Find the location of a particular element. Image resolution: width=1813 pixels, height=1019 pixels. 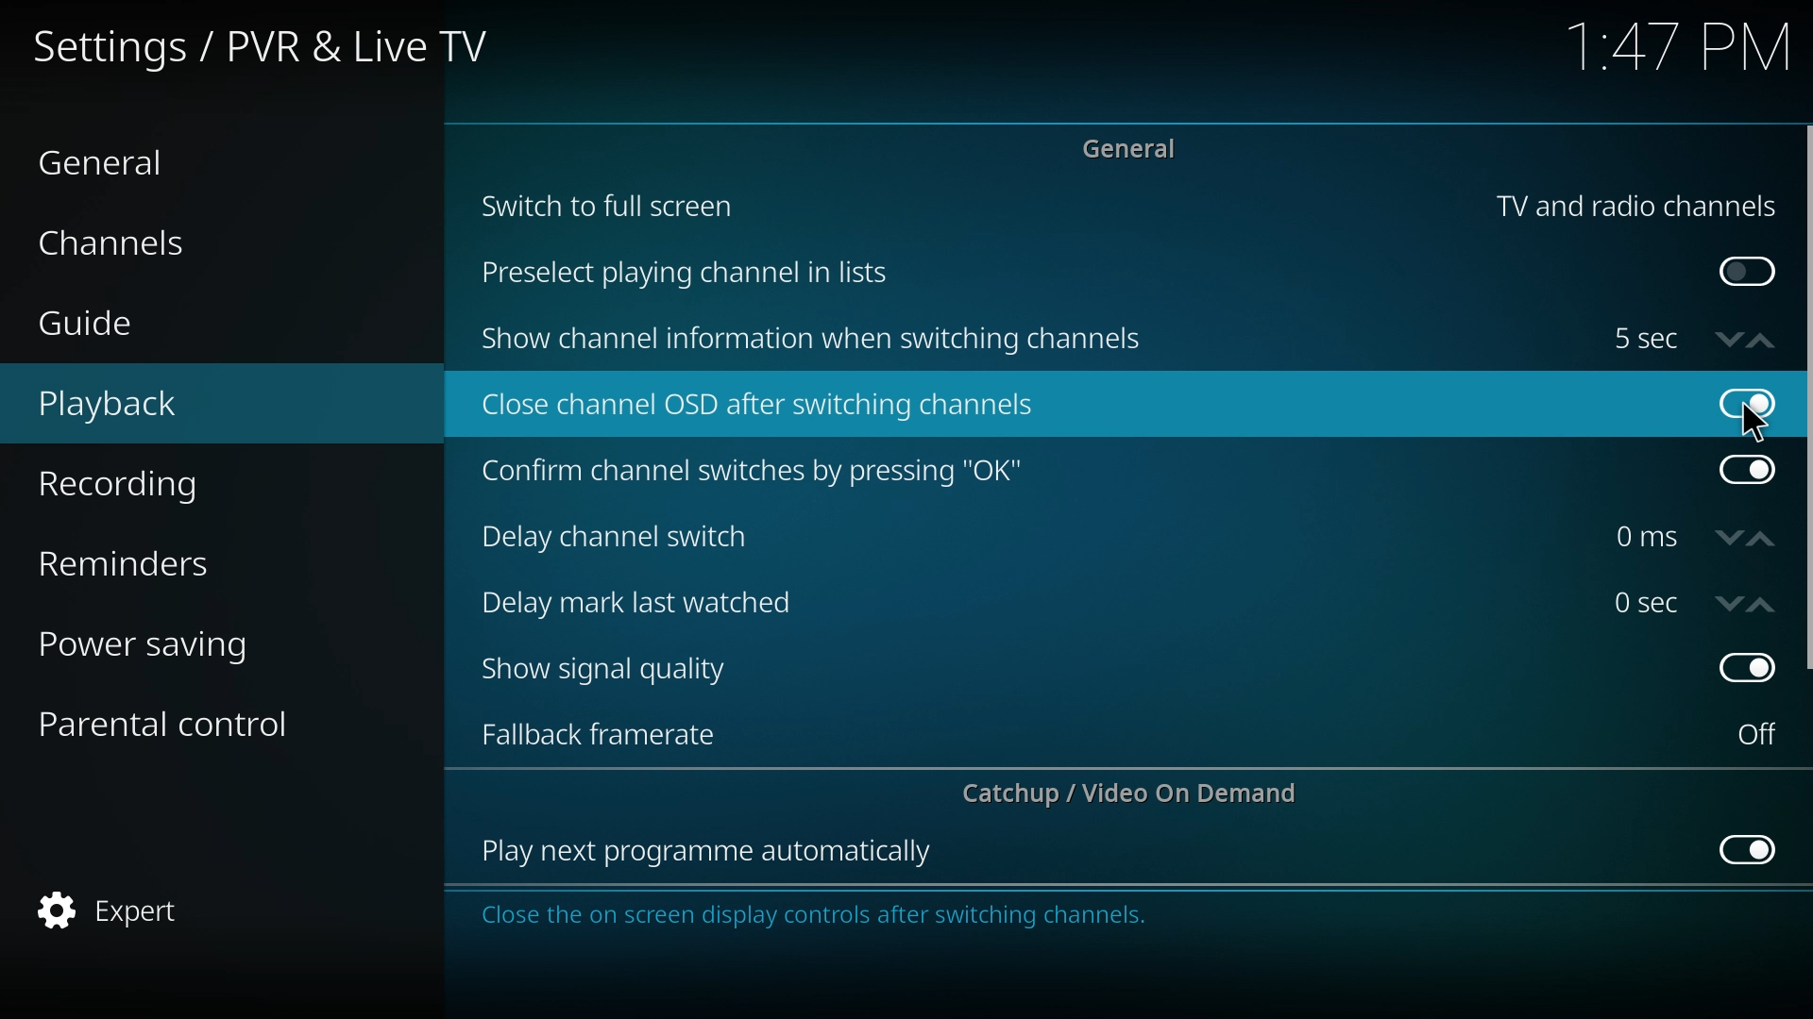

off is located at coordinates (1747, 470).